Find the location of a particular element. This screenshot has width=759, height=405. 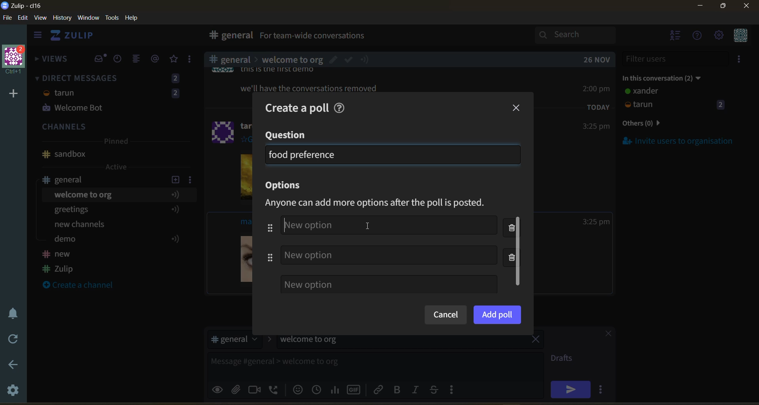

views is located at coordinates (52, 61).